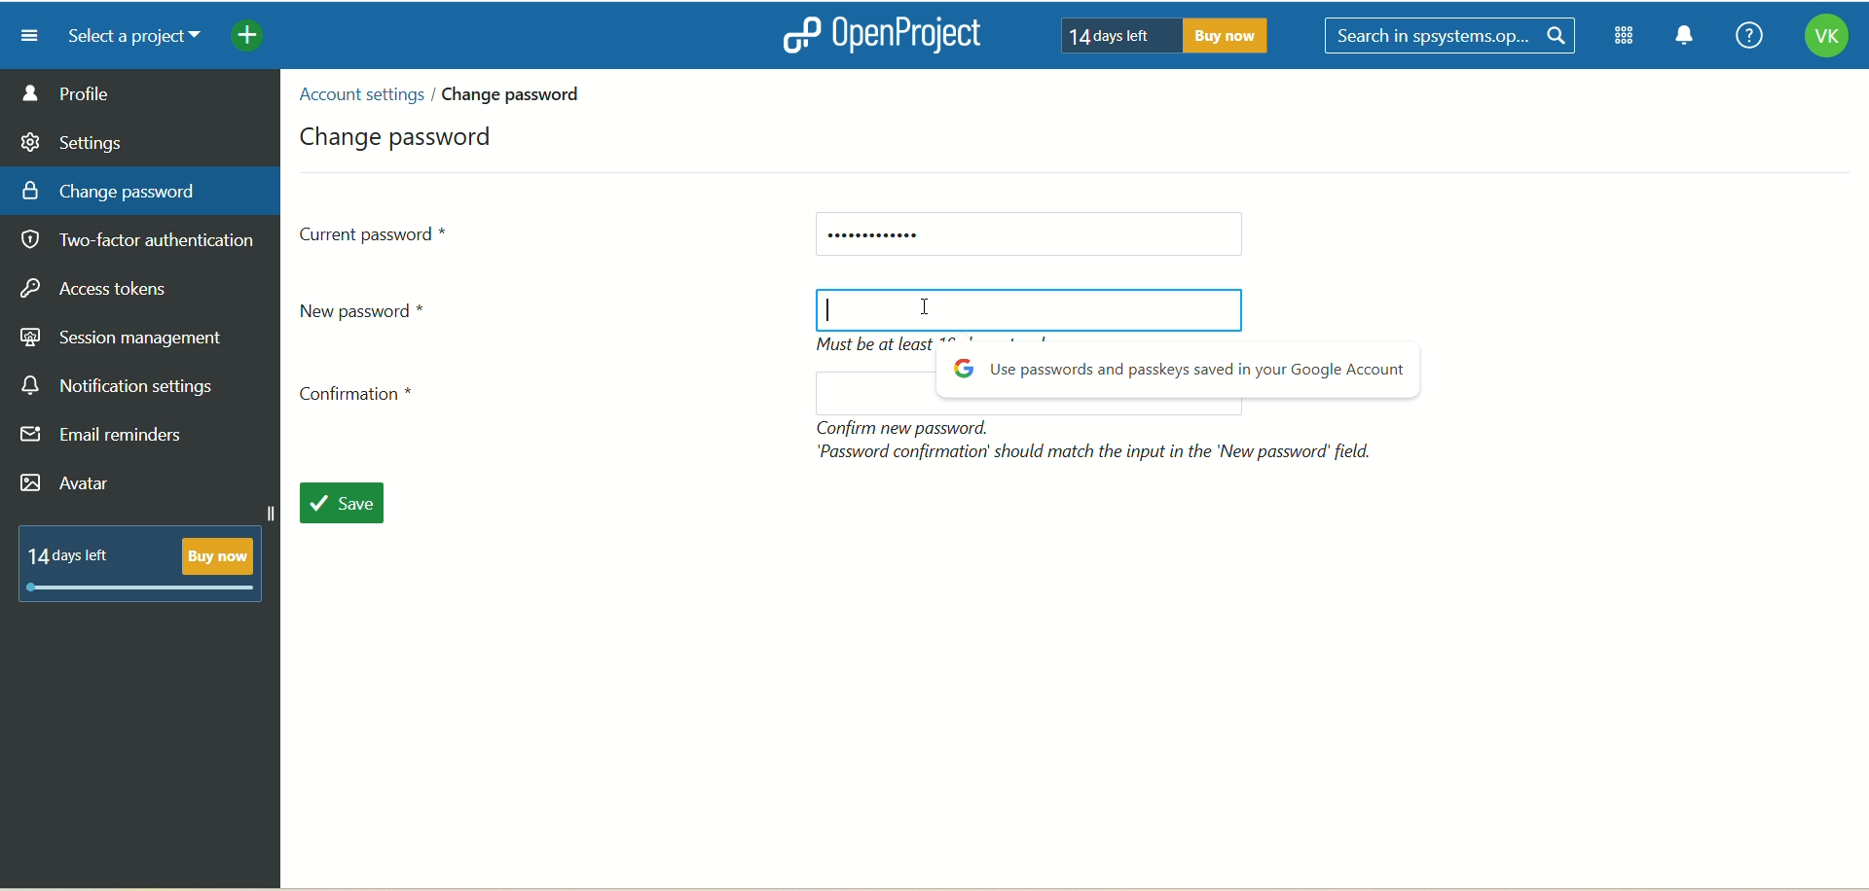 This screenshot has height=891, width=1869. I want to click on settings, so click(73, 139).